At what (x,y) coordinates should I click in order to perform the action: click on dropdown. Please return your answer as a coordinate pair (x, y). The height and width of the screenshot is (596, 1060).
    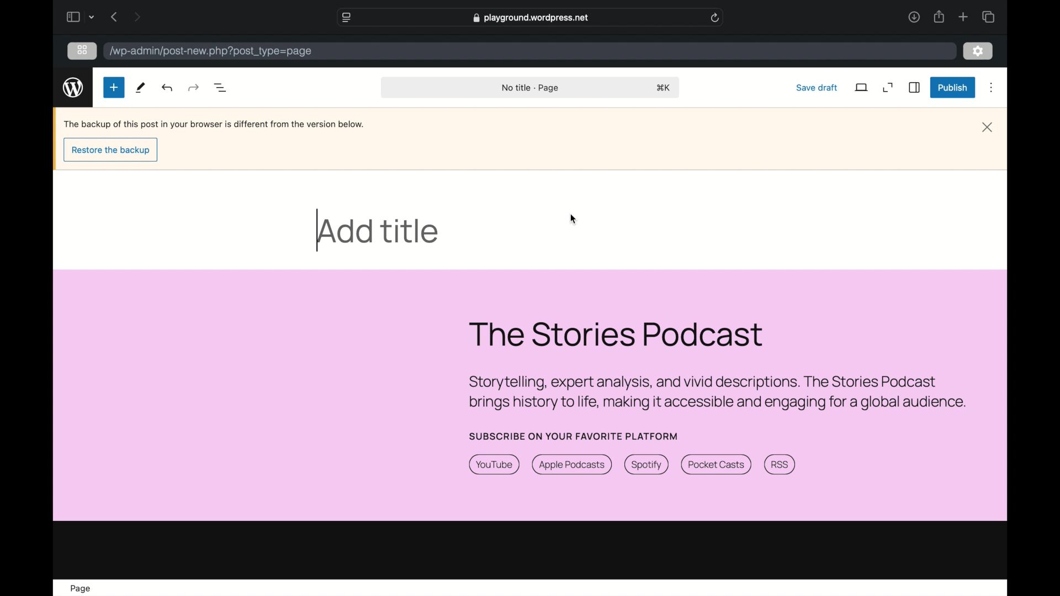
    Looking at the image, I should click on (93, 18).